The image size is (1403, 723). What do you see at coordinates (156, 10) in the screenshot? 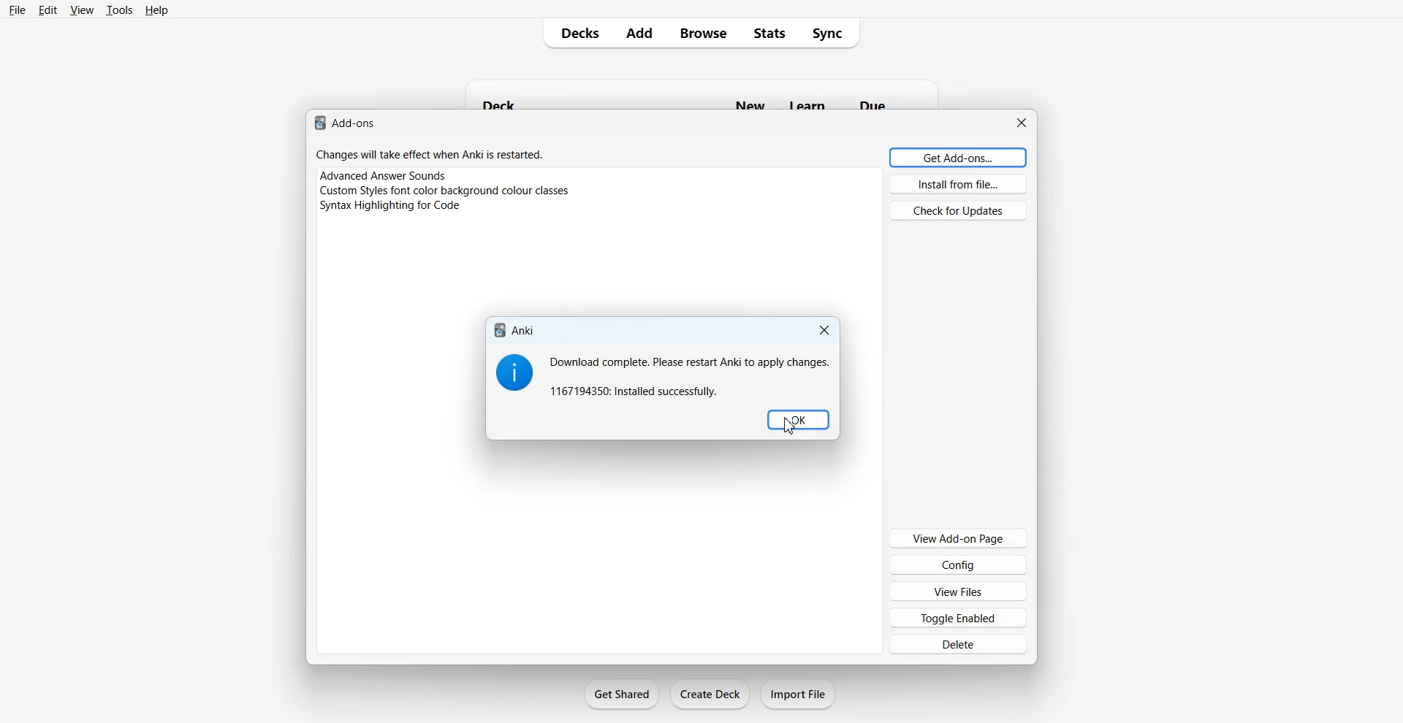
I see `Help` at bounding box center [156, 10].